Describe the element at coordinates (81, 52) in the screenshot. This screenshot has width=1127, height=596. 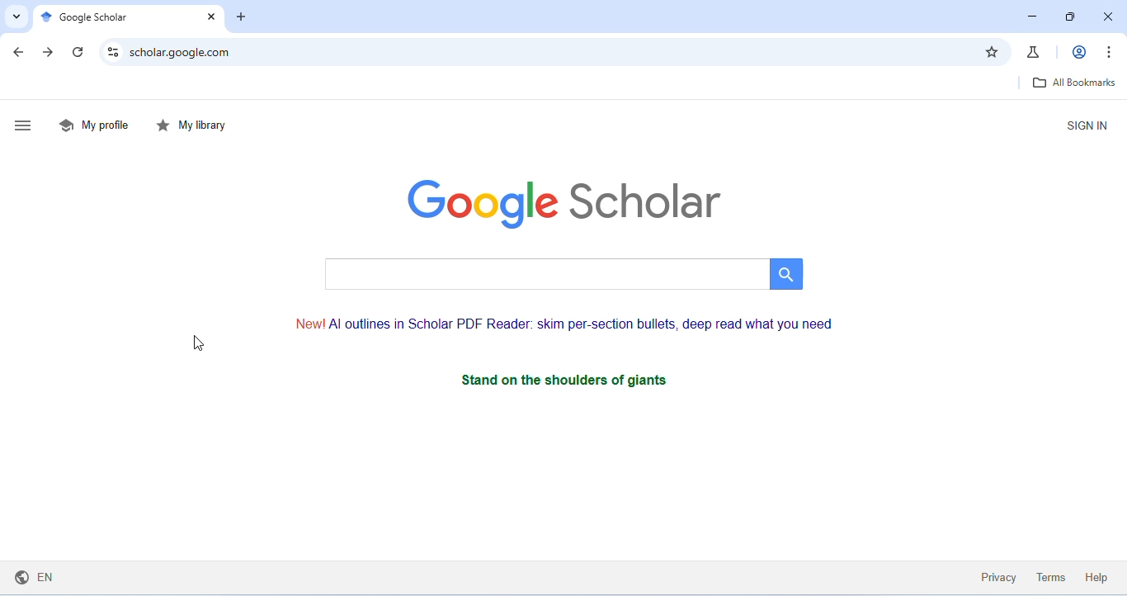
I see `refresh` at that location.